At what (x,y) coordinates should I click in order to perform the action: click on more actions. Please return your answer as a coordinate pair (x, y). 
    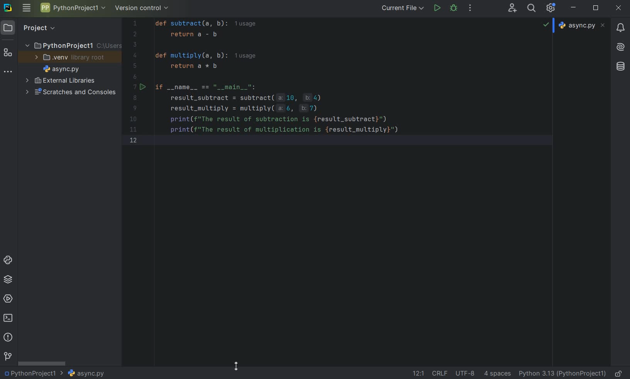
    Looking at the image, I should click on (469, 8).